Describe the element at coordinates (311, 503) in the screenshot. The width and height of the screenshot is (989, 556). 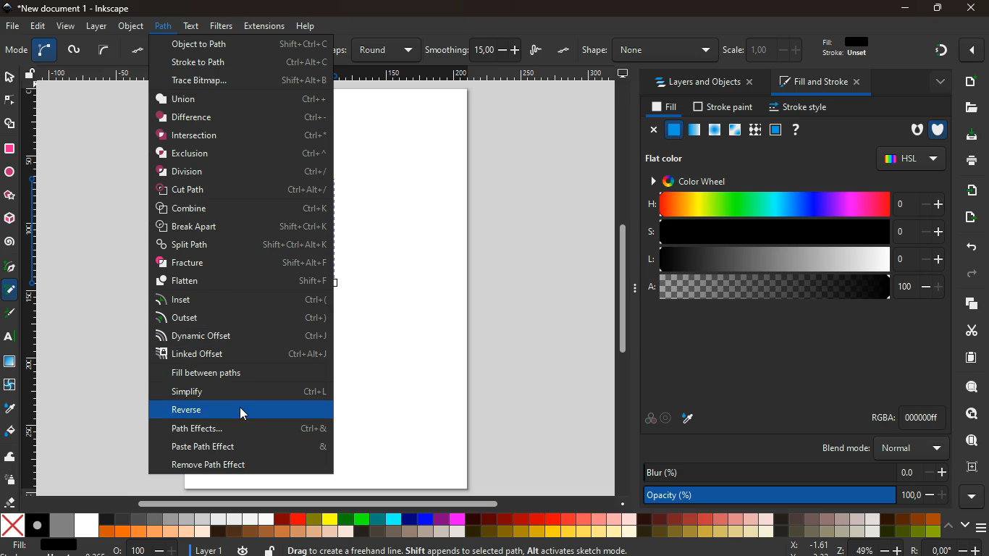
I see `Horizontal scroll bar` at that location.